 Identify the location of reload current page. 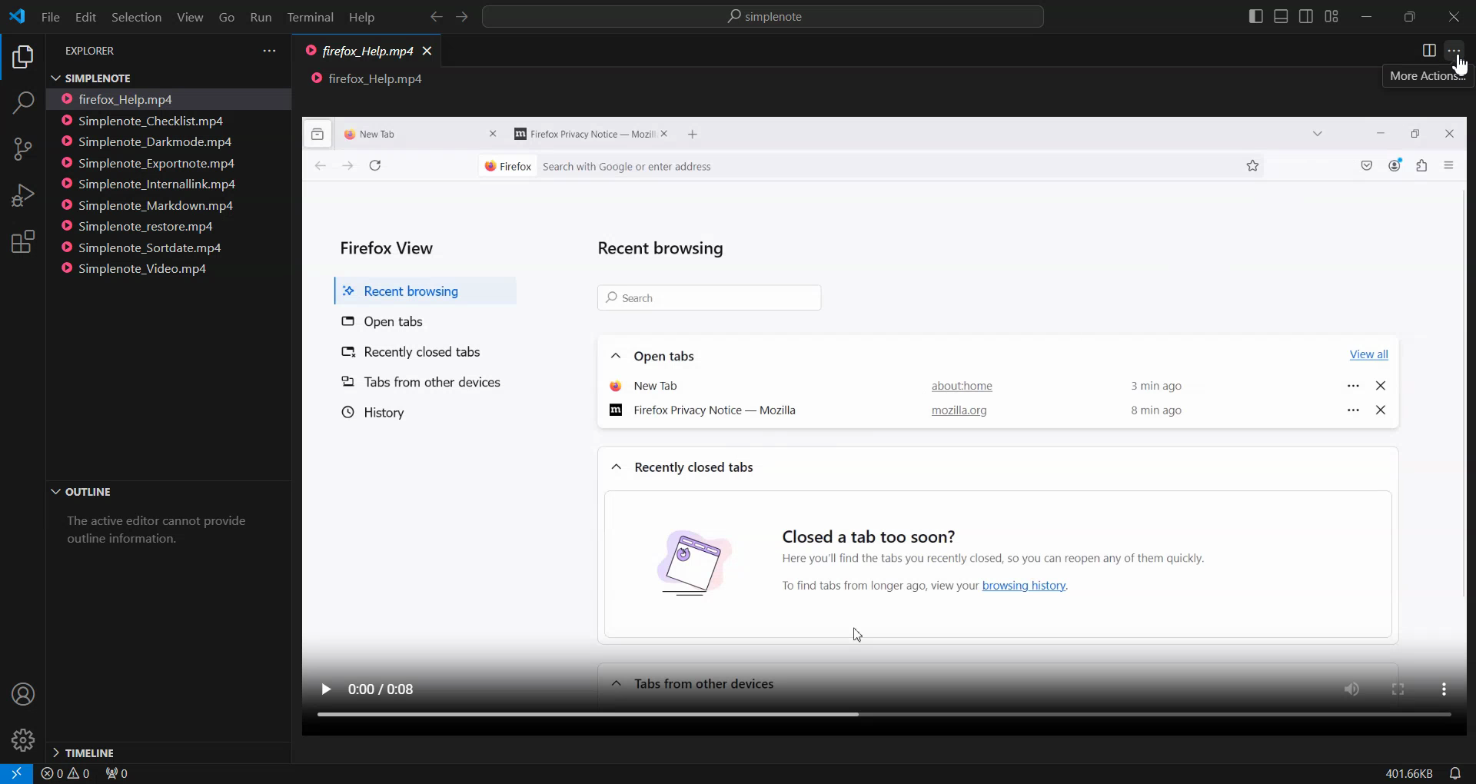
(374, 166).